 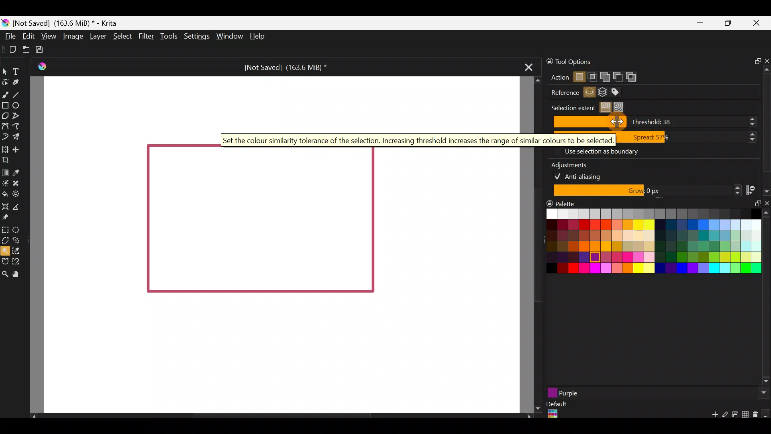 What do you see at coordinates (26, 48) in the screenshot?
I see `Open an existing document` at bounding box center [26, 48].